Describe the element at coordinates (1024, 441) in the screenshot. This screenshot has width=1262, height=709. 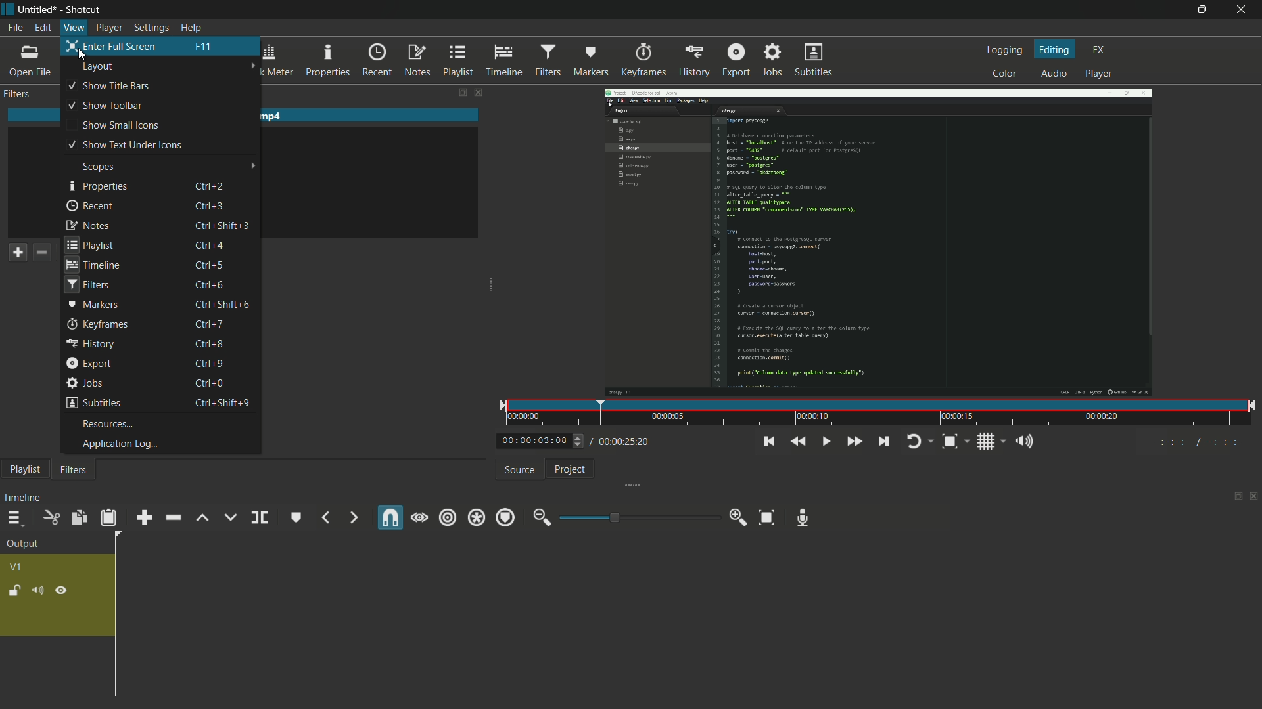
I see `show volume control` at that location.